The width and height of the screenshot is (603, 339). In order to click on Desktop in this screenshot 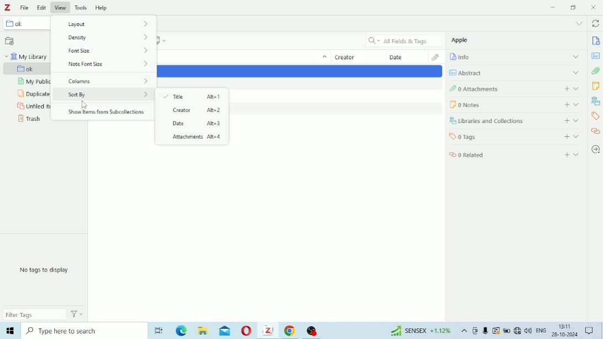, I will do `click(157, 330)`.